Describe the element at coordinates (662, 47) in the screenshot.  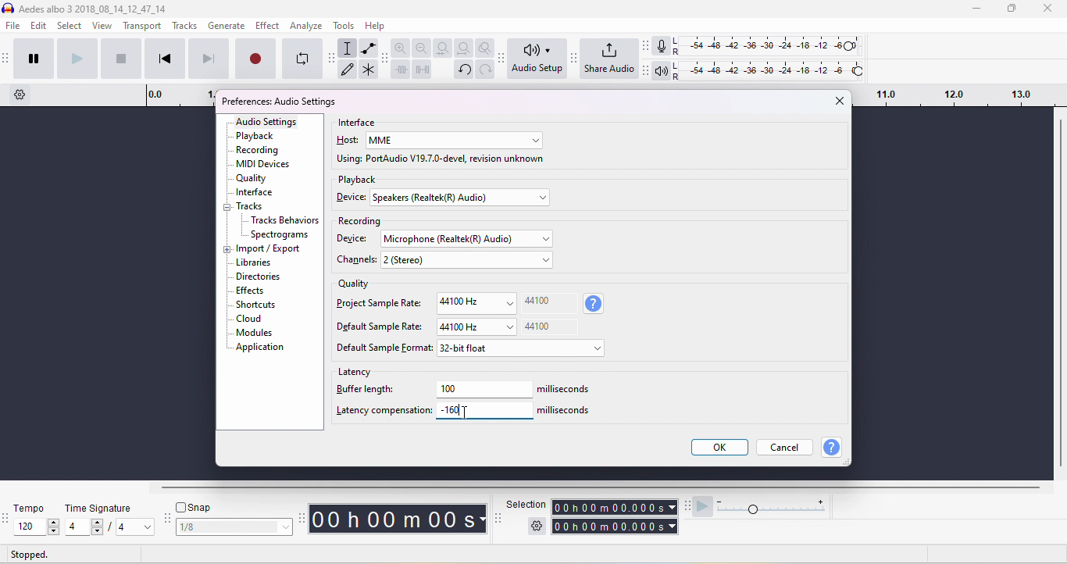
I see `recording meter` at that location.